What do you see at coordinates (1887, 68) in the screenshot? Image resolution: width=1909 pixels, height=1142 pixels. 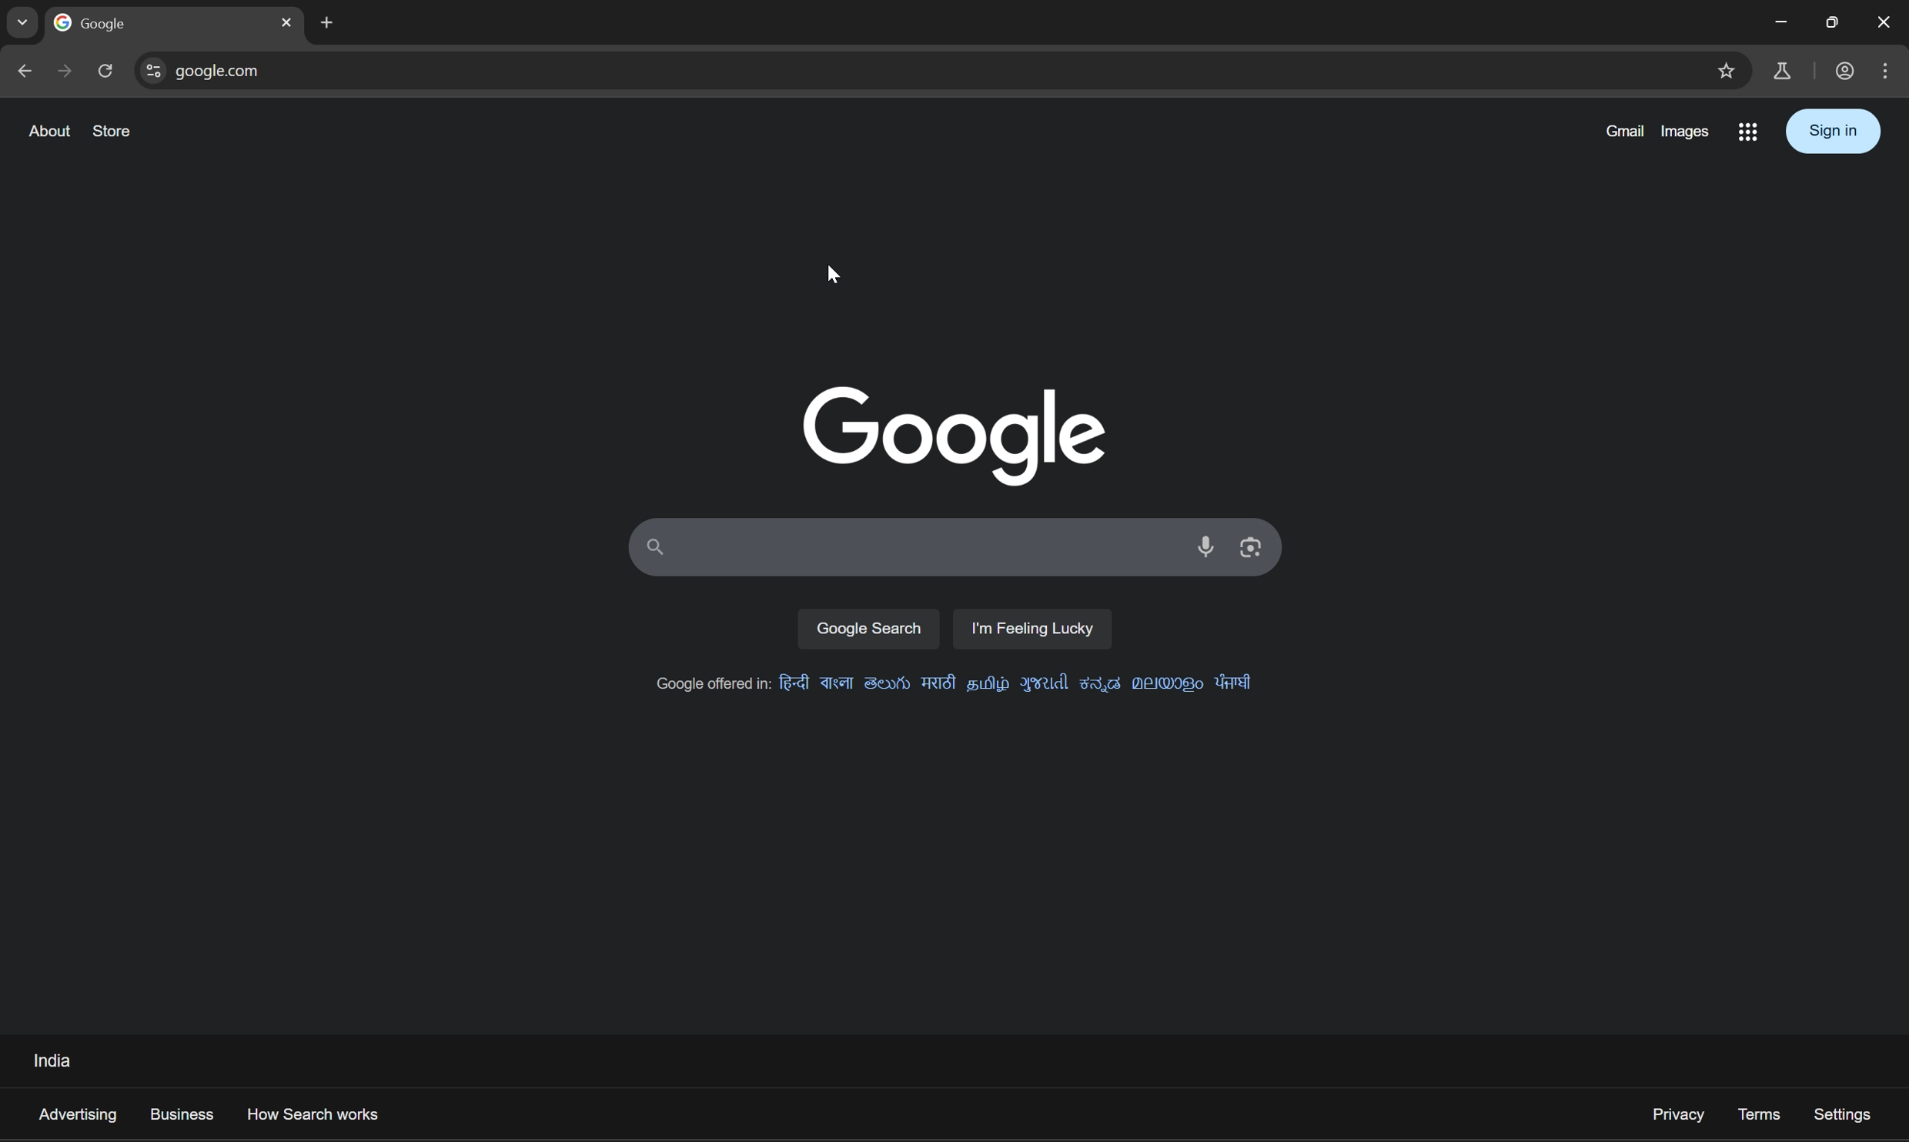 I see `customize and control chromium` at bounding box center [1887, 68].